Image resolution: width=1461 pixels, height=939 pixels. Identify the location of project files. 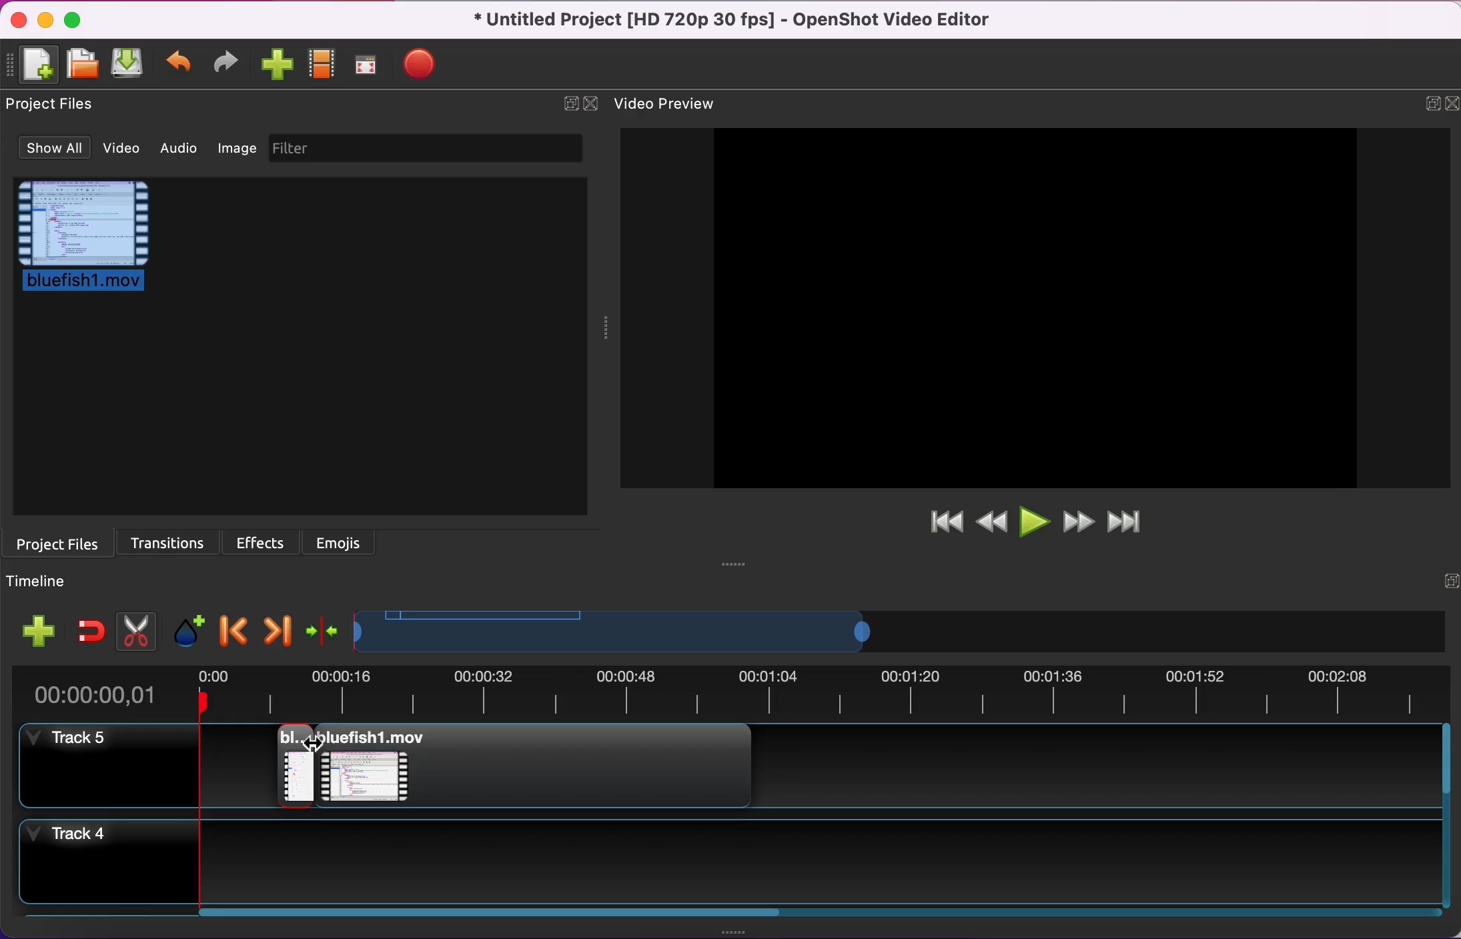
(51, 108).